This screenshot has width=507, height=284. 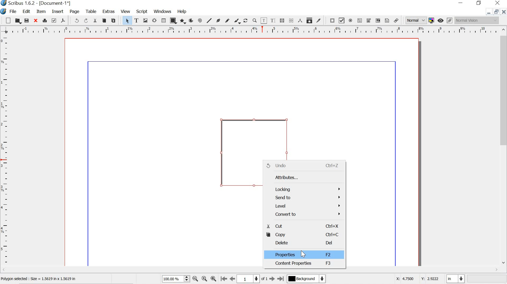 What do you see at coordinates (306, 166) in the screenshot?
I see `undo Ctrl+Z` at bounding box center [306, 166].